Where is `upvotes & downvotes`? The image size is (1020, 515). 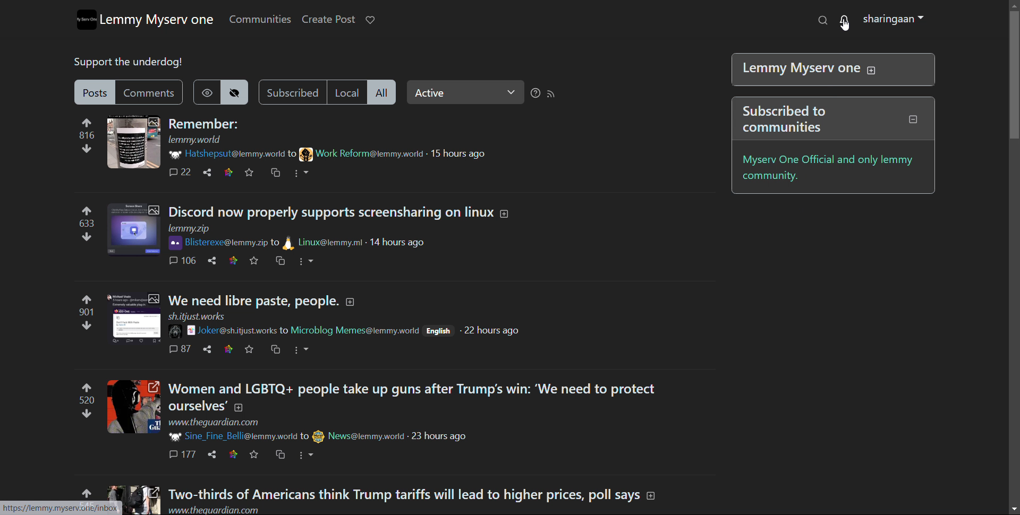
upvotes & downvotes is located at coordinates (84, 313).